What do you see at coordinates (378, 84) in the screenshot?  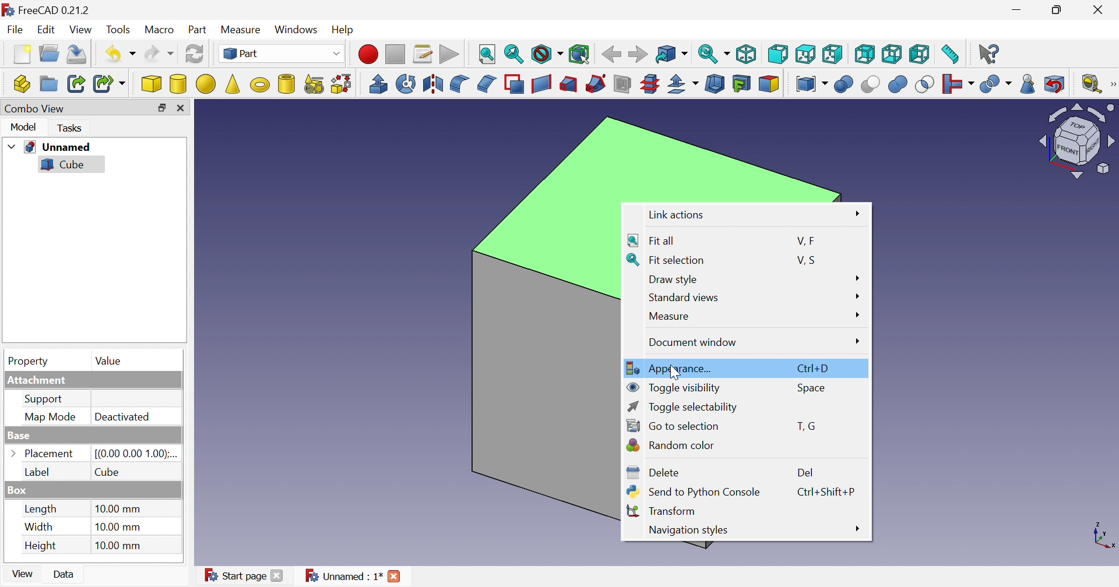 I see `Extrude` at bounding box center [378, 84].